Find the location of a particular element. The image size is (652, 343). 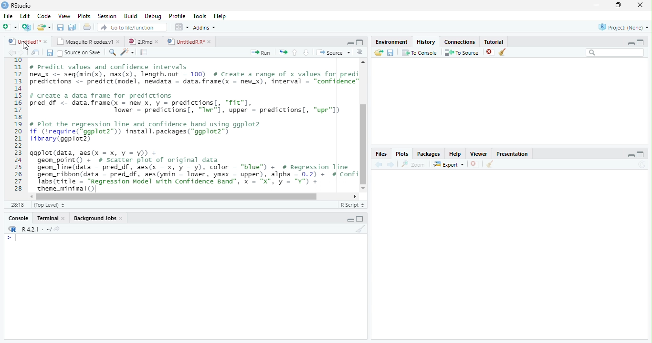

New file is located at coordinates (10, 27).